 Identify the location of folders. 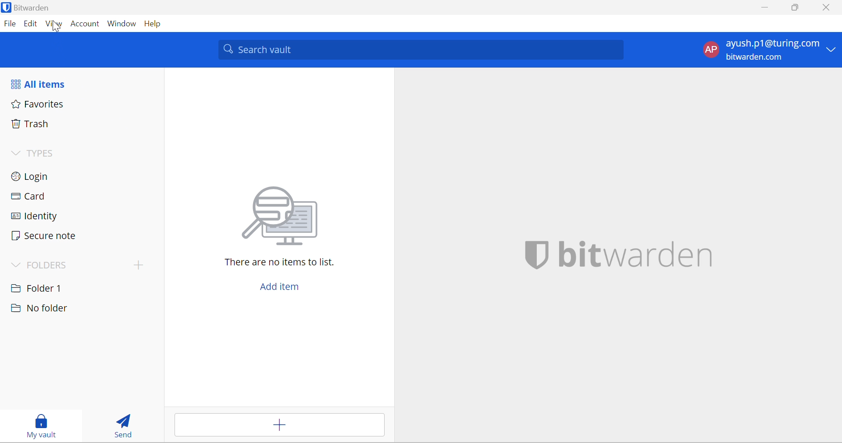
(43, 264).